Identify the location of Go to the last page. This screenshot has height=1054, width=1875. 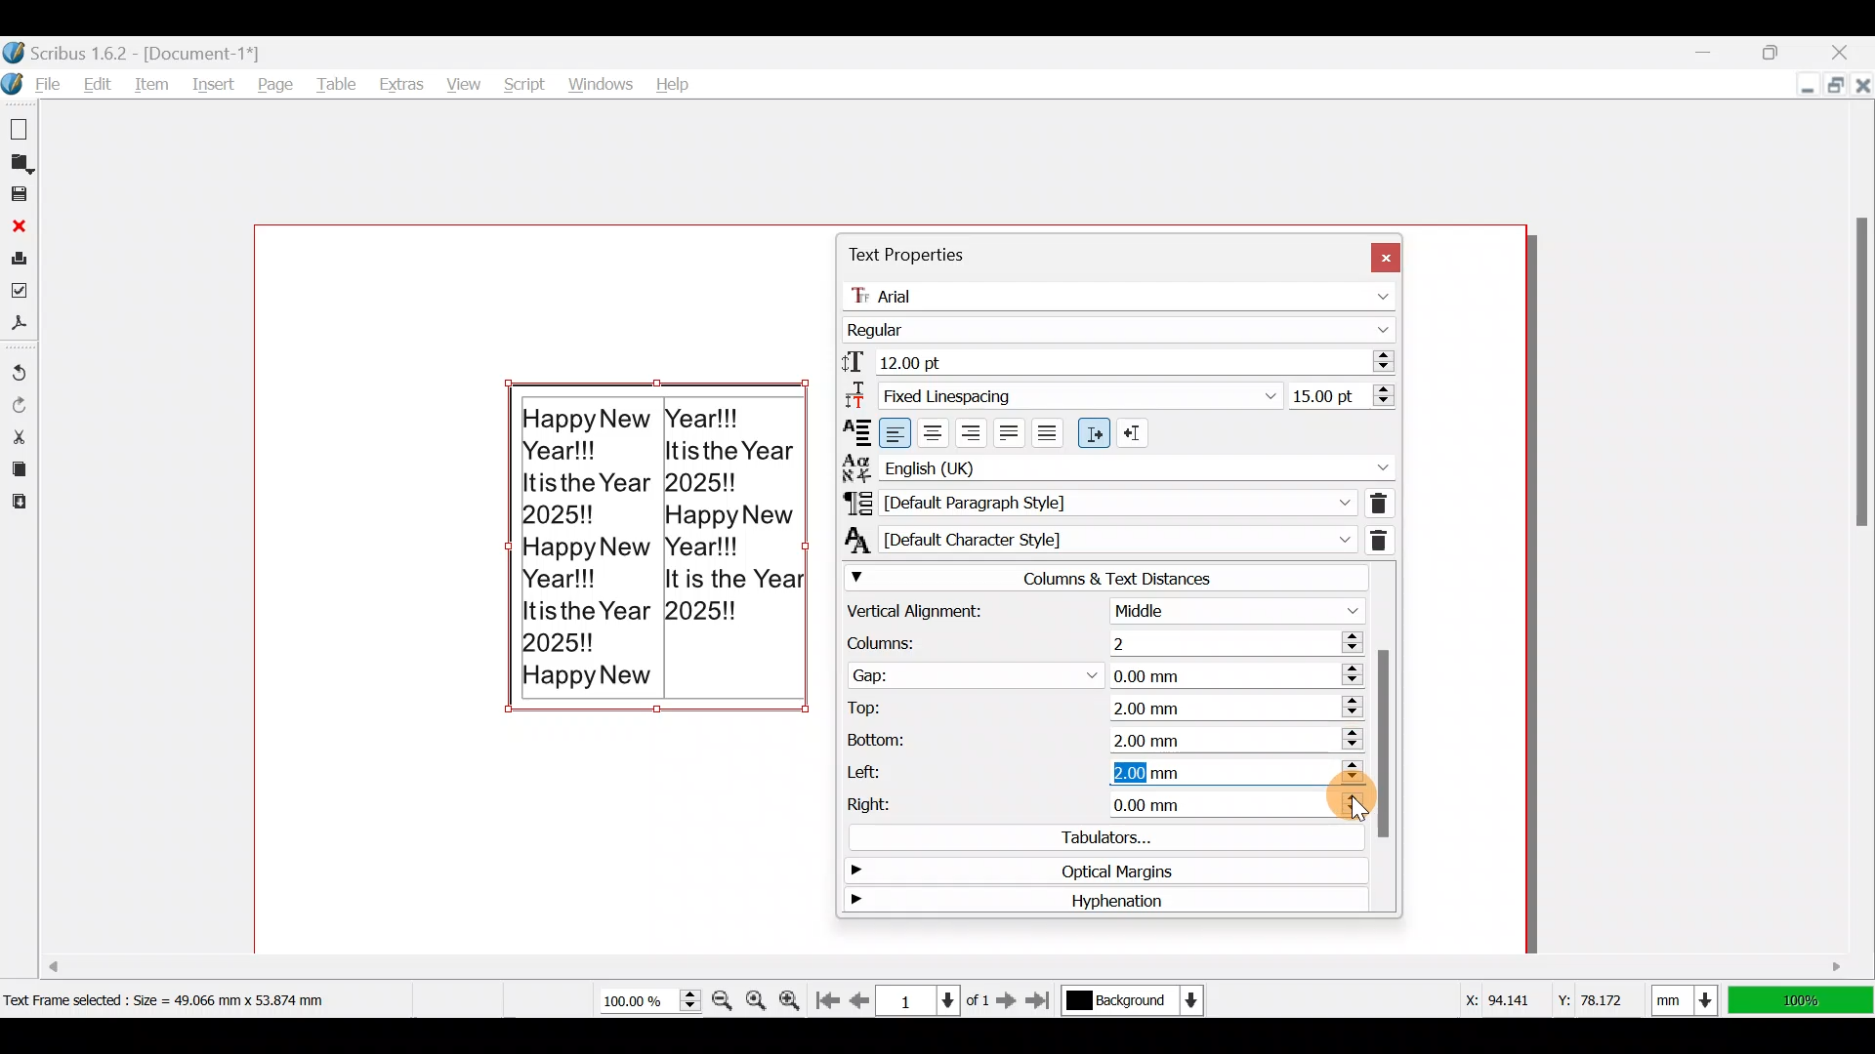
(1041, 1002).